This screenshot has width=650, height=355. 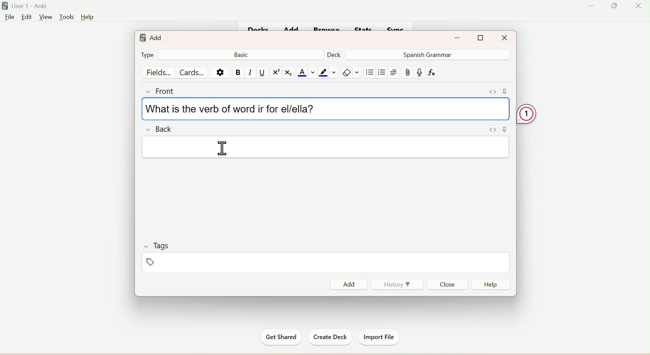 What do you see at coordinates (250, 72) in the screenshot?
I see `Italiac` at bounding box center [250, 72].